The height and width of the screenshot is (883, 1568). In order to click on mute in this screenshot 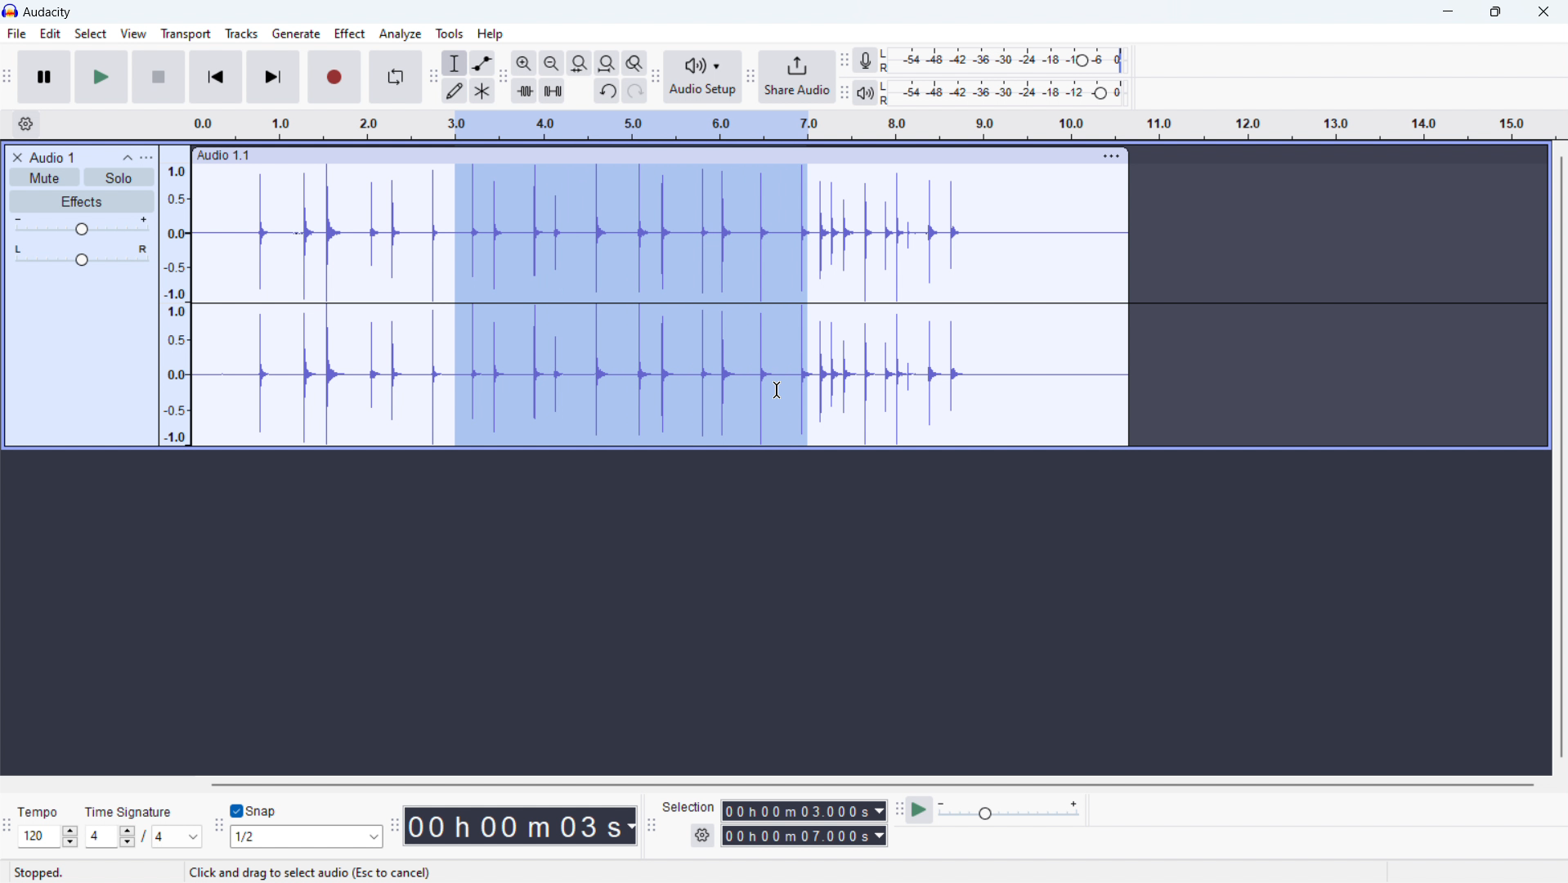, I will do `click(44, 177)`.